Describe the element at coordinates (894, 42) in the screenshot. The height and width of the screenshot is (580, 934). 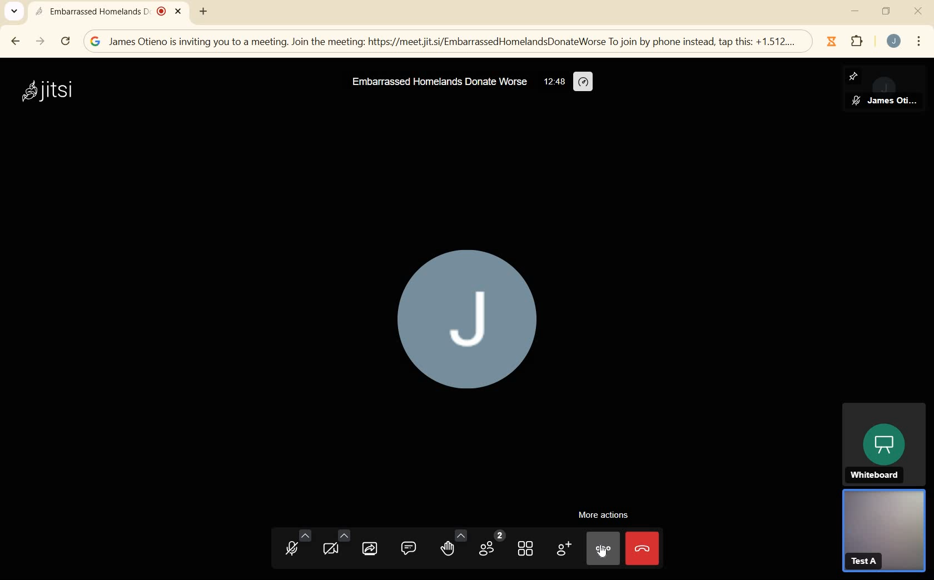
I see `account` at that location.